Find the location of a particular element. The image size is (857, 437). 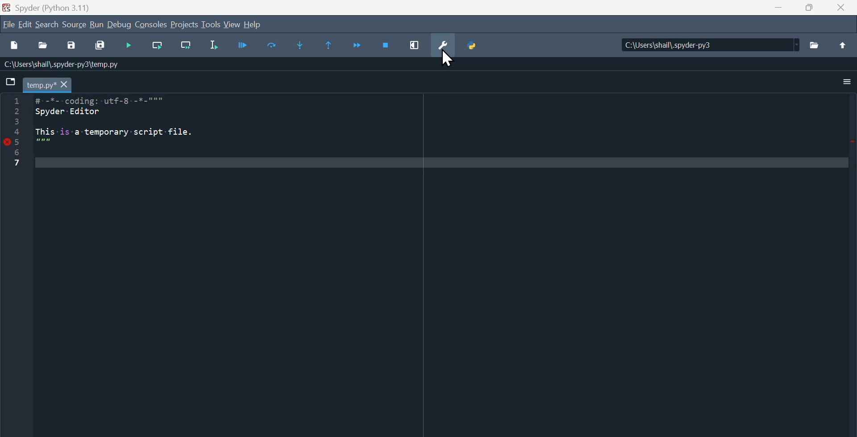

Run cell is located at coordinates (271, 46).